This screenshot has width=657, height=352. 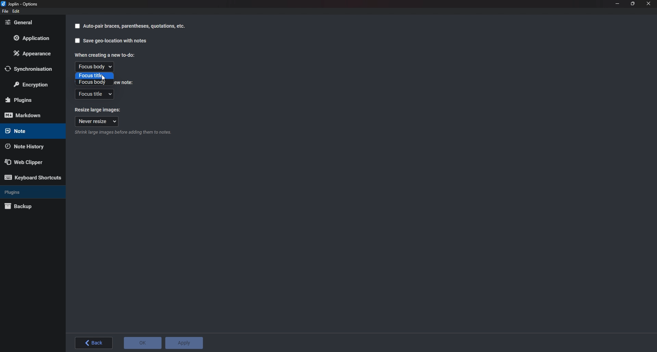 What do you see at coordinates (29, 131) in the screenshot?
I see `note` at bounding box center [29, 131].